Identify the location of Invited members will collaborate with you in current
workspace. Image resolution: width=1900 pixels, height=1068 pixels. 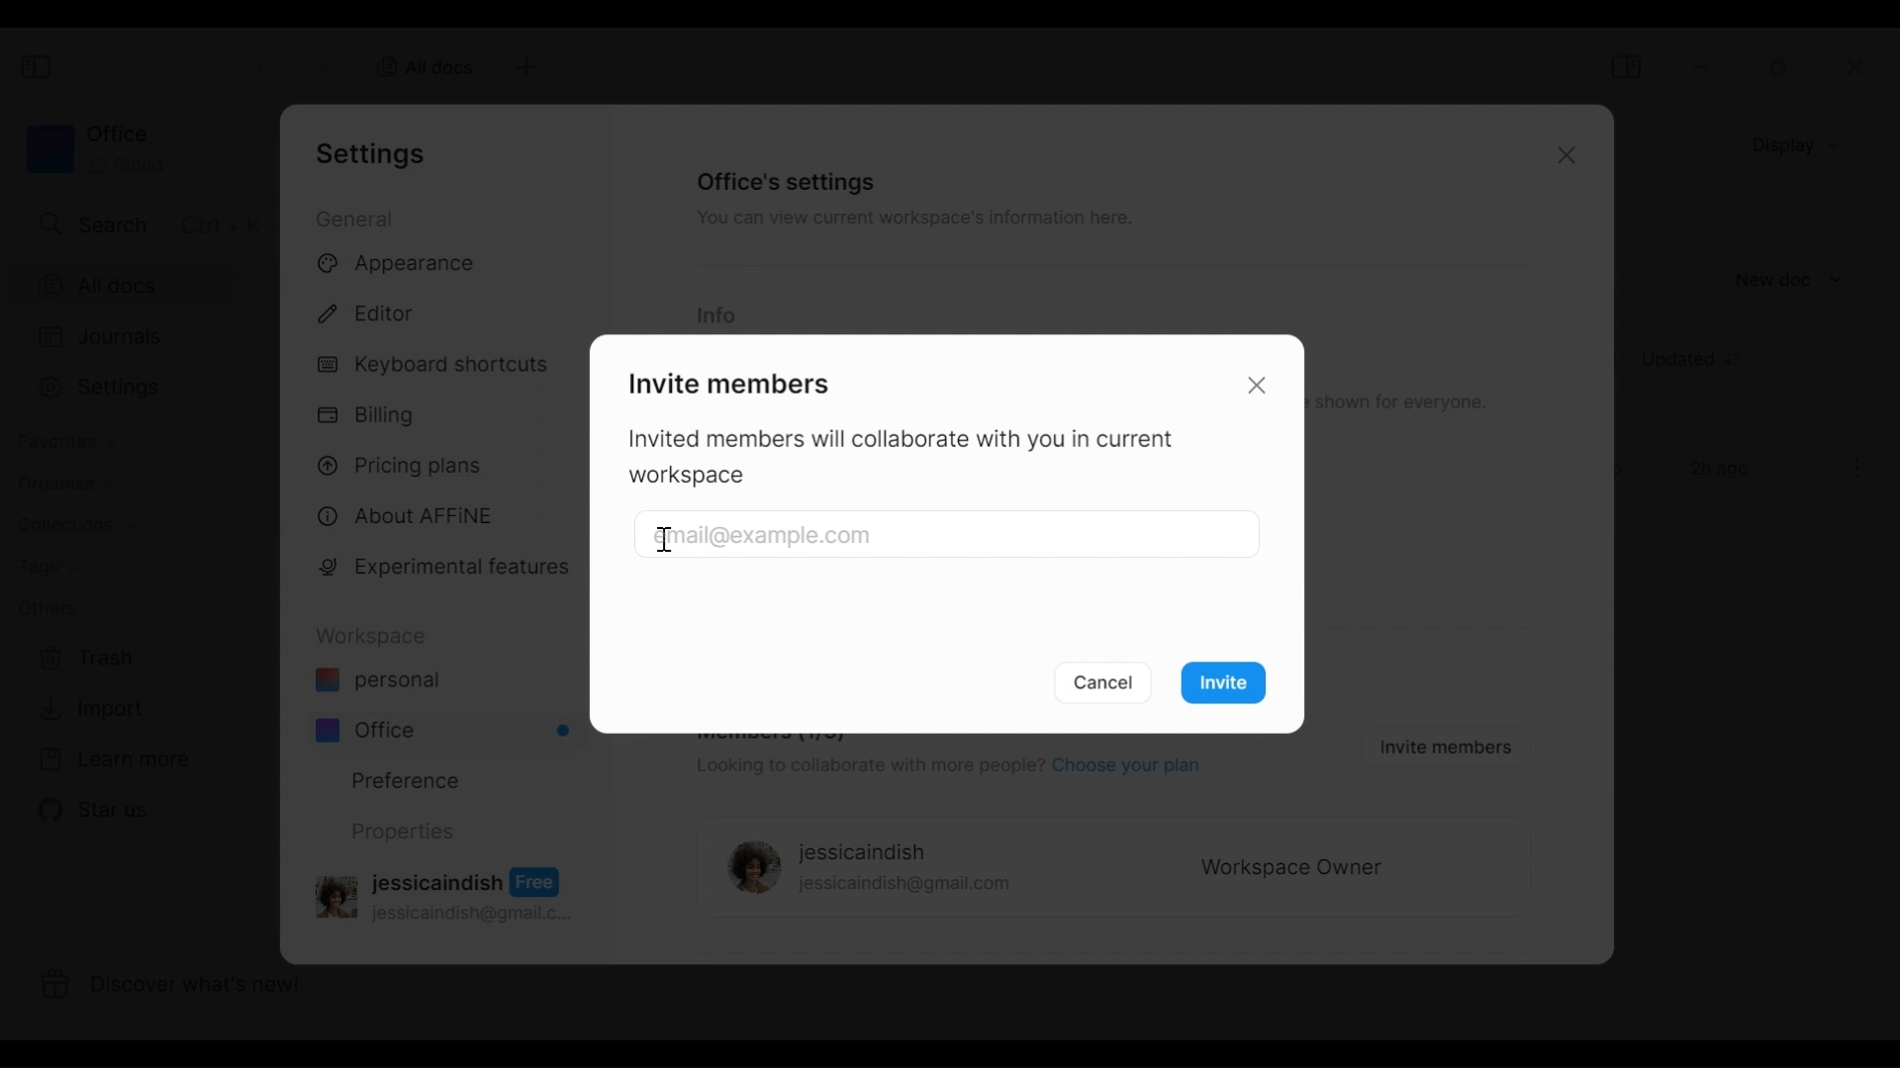
(912, 459).